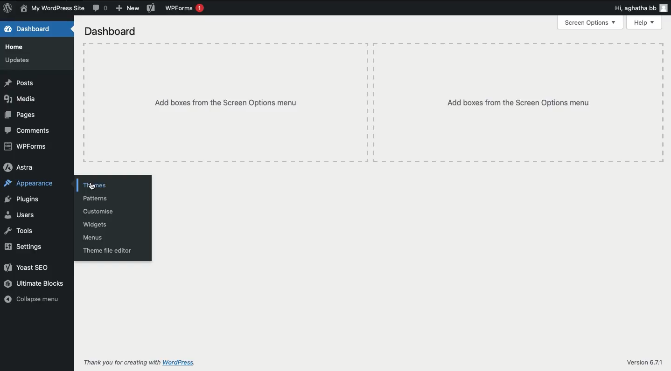 This screenshot has height=371, width=671. I want to click on Posts, so click(19, 83).